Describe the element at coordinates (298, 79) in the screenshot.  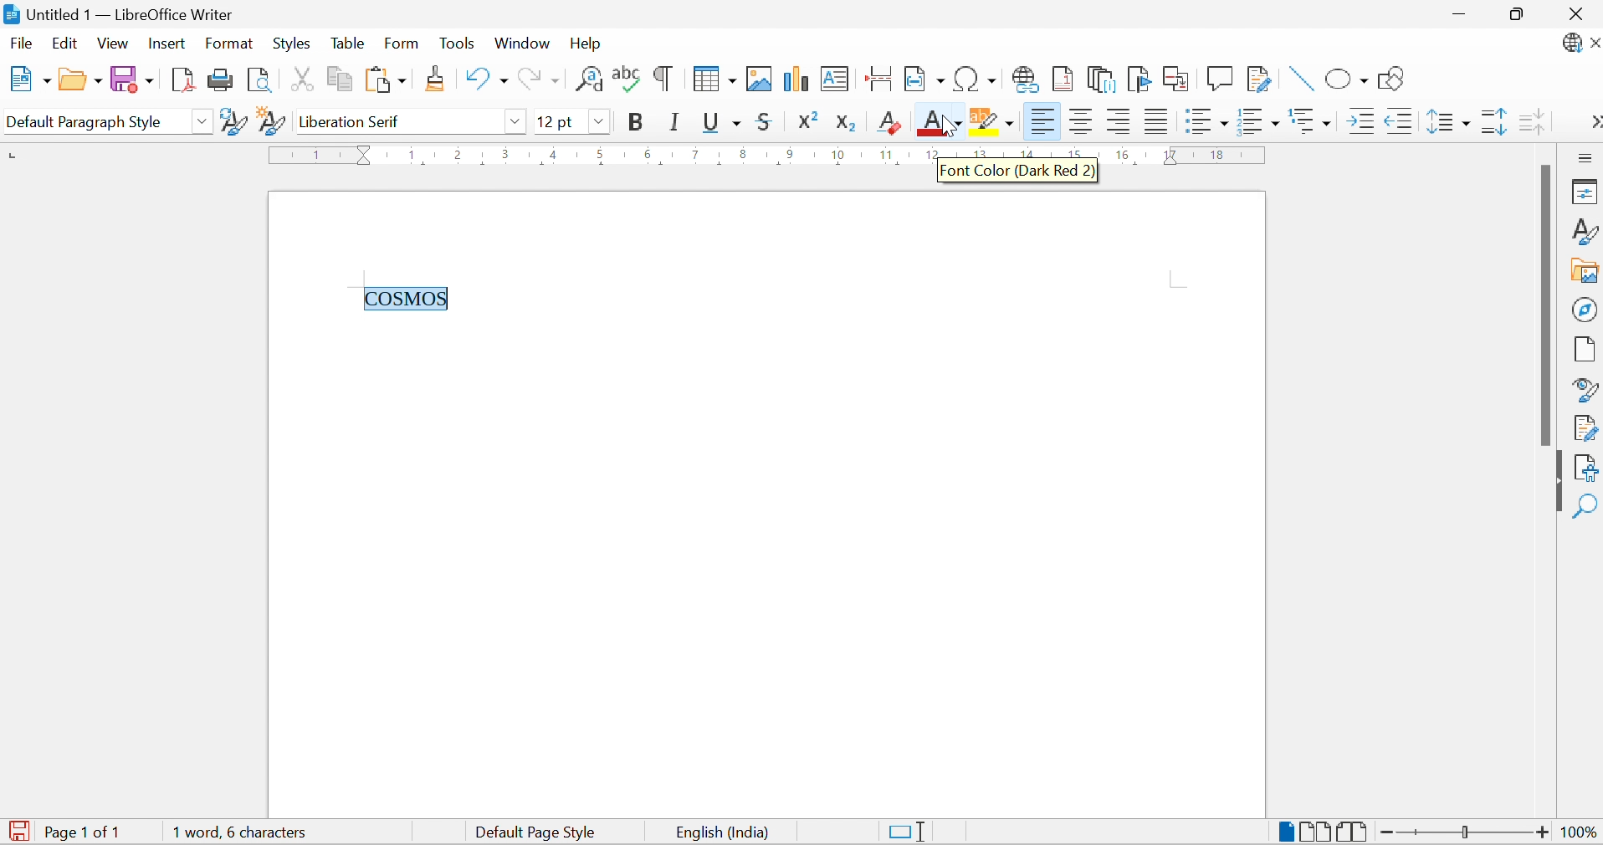
I see `Cut` at that location.